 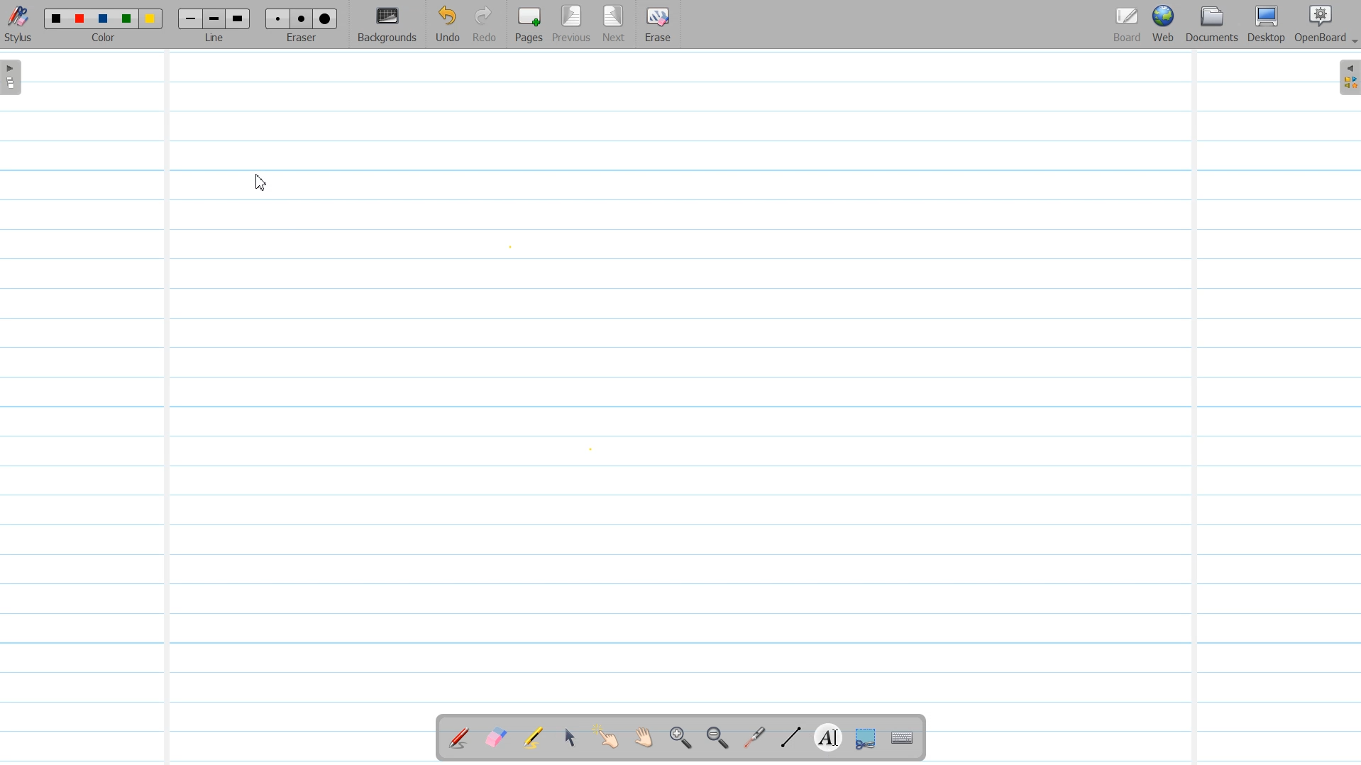 I want to click on Interact With Item, so click(x=607, y=739).